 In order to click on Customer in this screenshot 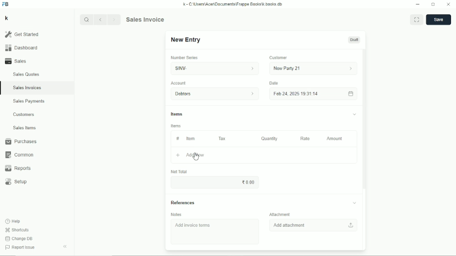, I will do `click(279, 58)`.